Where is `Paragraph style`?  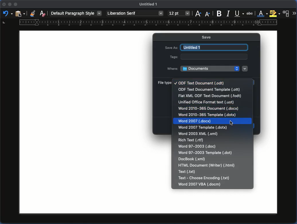
Paragraph style is located at coordinates (76, 13).